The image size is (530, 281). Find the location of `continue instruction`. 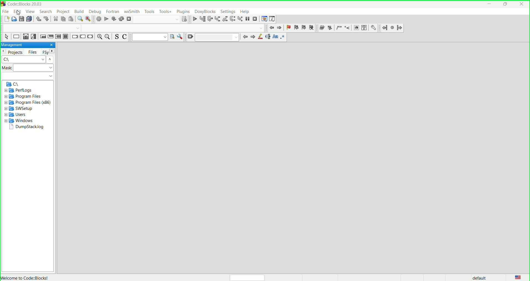

continue instruction is located at coordinates (83, 37).